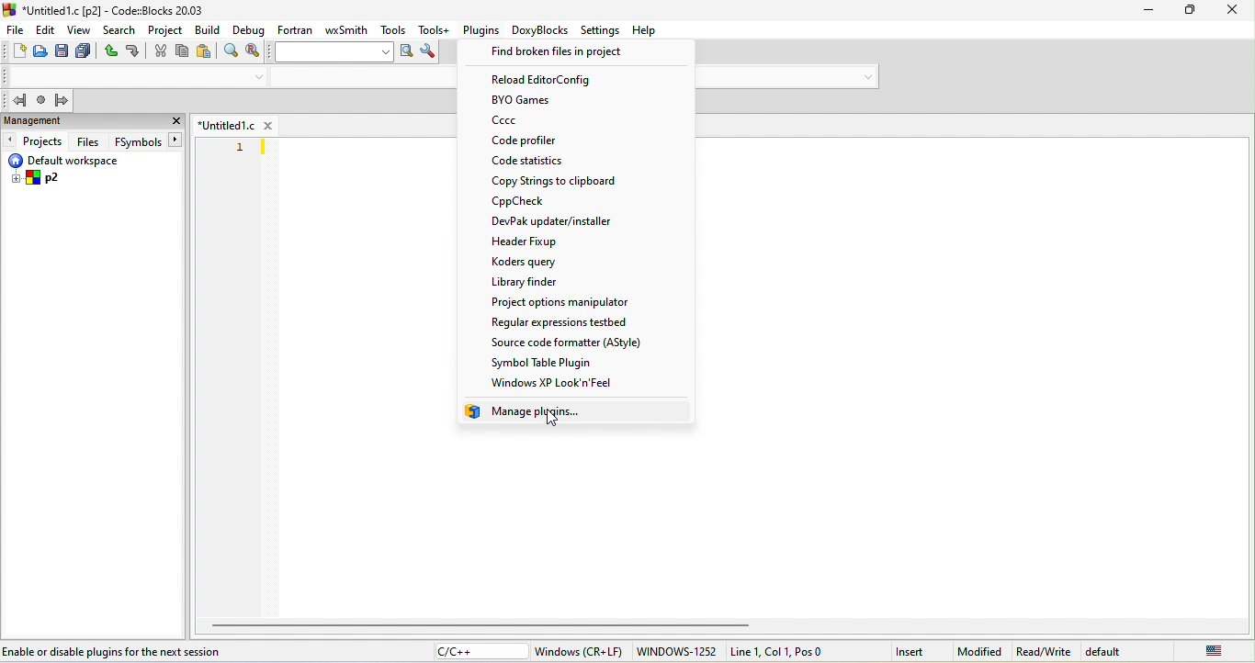 The width and height of the screenshot is (1255, 663). Describe the element at coordinates (434, 31) in the screenshot. I see `tools++` at that location.